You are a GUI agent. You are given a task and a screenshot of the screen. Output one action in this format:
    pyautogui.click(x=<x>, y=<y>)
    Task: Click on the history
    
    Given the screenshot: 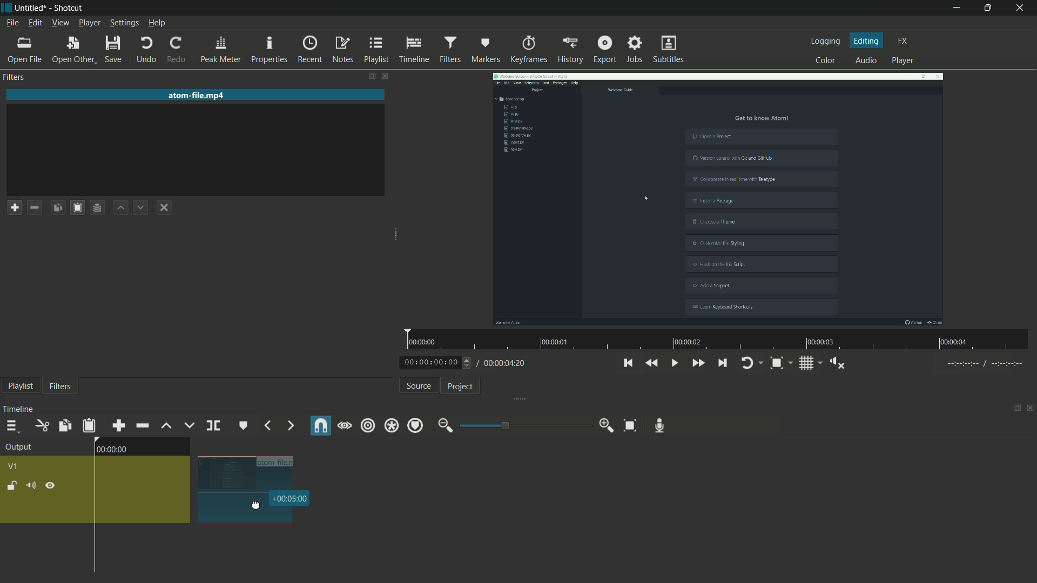 What is the action you would take?
    pyautogui.click(x=571, y=49)
    